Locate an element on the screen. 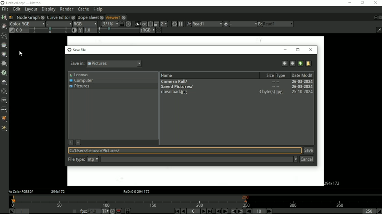 The image size is (382, 214). Minimize is located at coordinates (286, 50).